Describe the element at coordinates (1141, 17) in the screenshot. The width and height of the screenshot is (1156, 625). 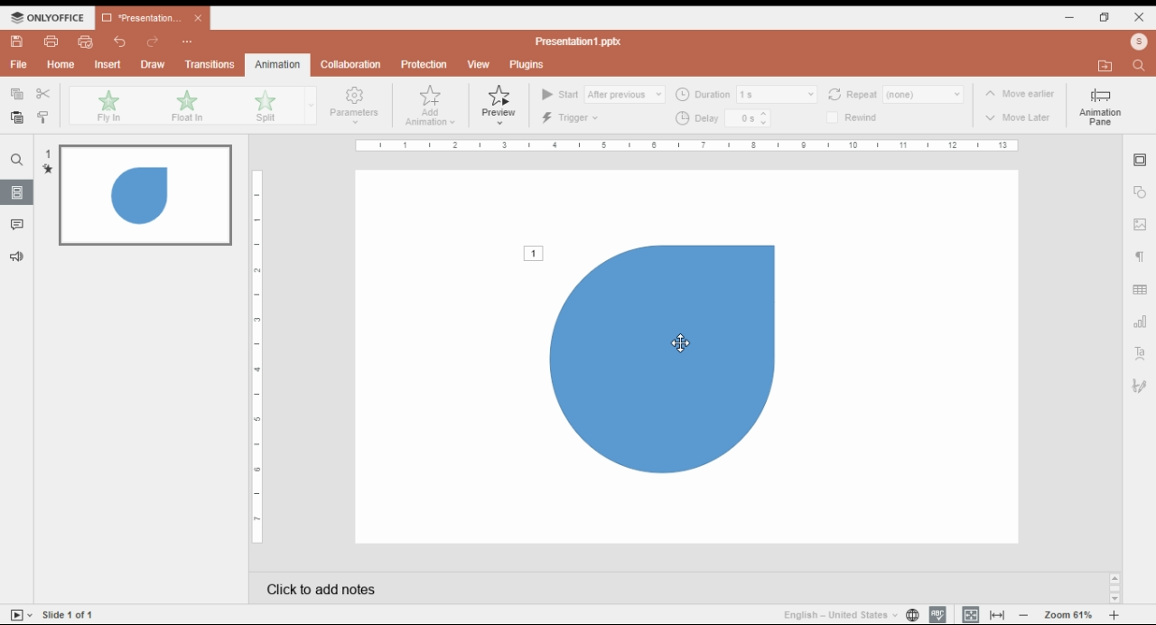
I see `close window` at that location.